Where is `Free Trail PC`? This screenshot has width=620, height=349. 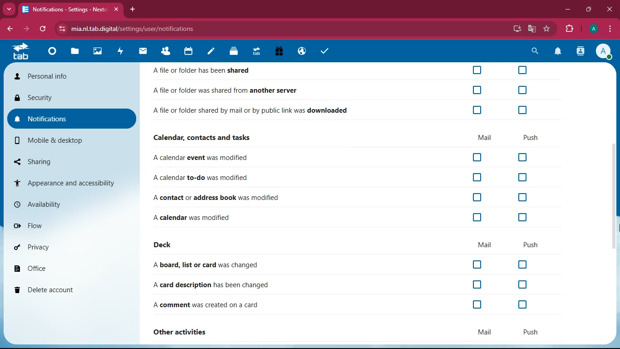
Free Trail PC is located at coordinates (279, 52).